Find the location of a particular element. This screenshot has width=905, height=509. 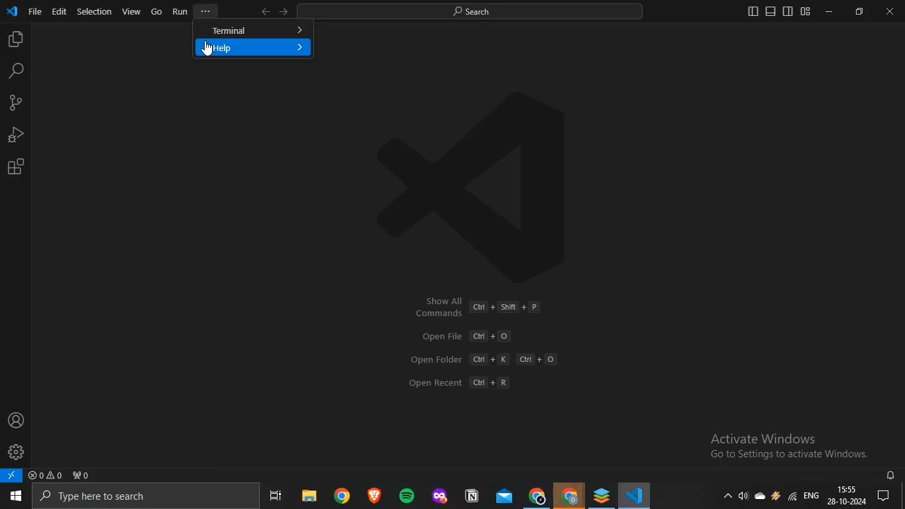

Open Recent Ctrl + R is located at coordinates (462, 382).